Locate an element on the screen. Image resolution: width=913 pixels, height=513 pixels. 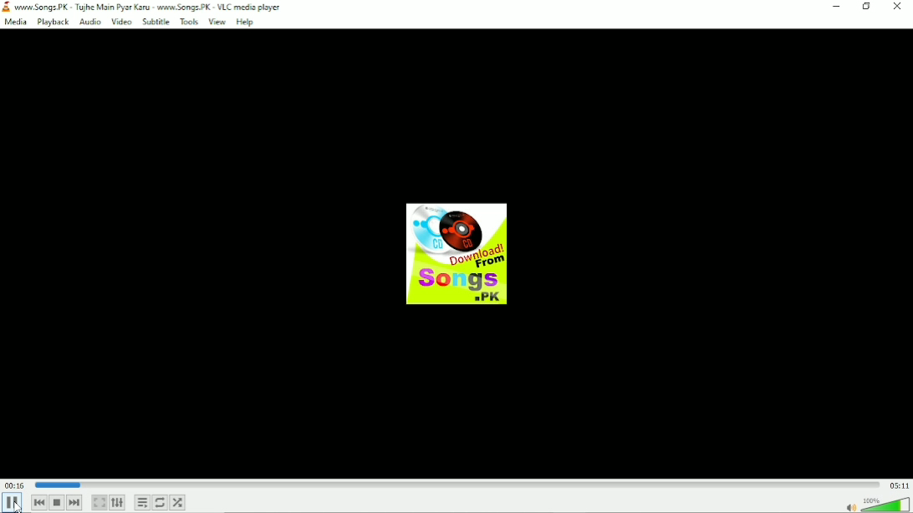
Playback is located at coordinates (51, 22).